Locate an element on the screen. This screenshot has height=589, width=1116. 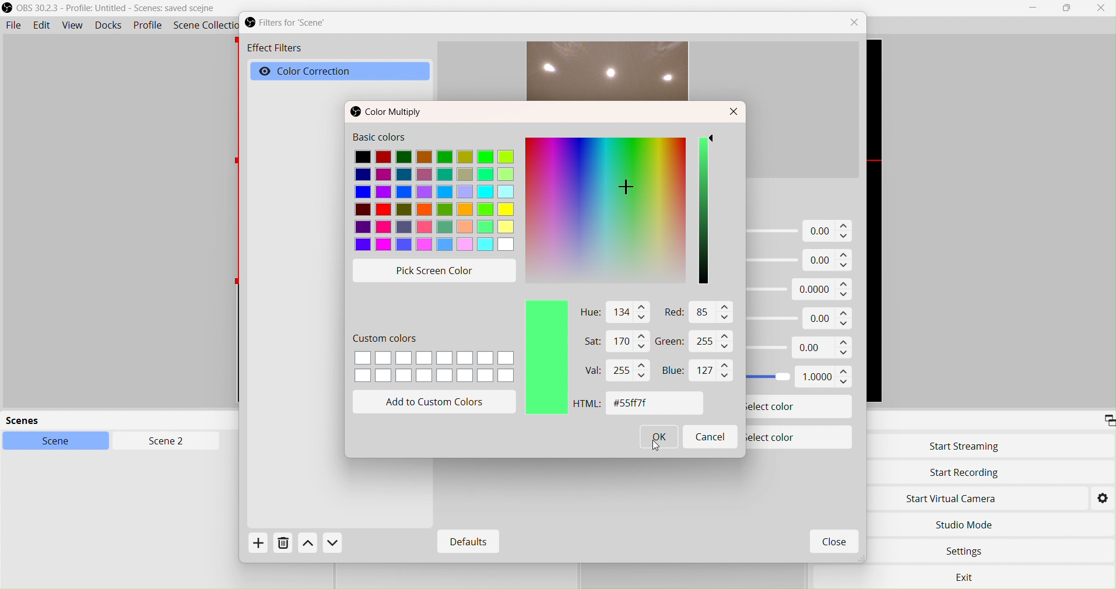
cursor is located at coordinates (656, 452).